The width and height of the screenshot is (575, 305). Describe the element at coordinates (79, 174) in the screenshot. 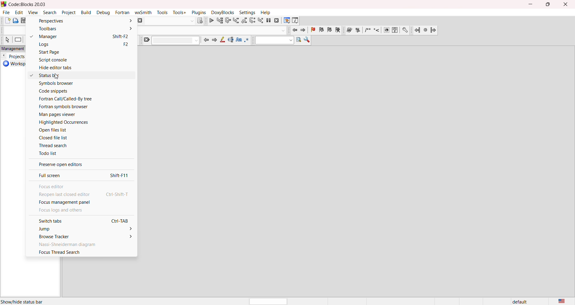

I see `full screen` at that location.